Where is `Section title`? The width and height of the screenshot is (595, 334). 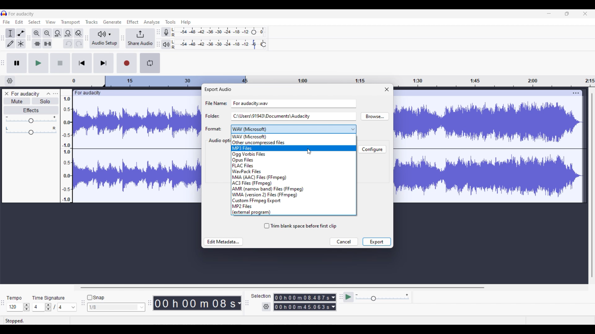
Section title is located at coordinates (219, 141).